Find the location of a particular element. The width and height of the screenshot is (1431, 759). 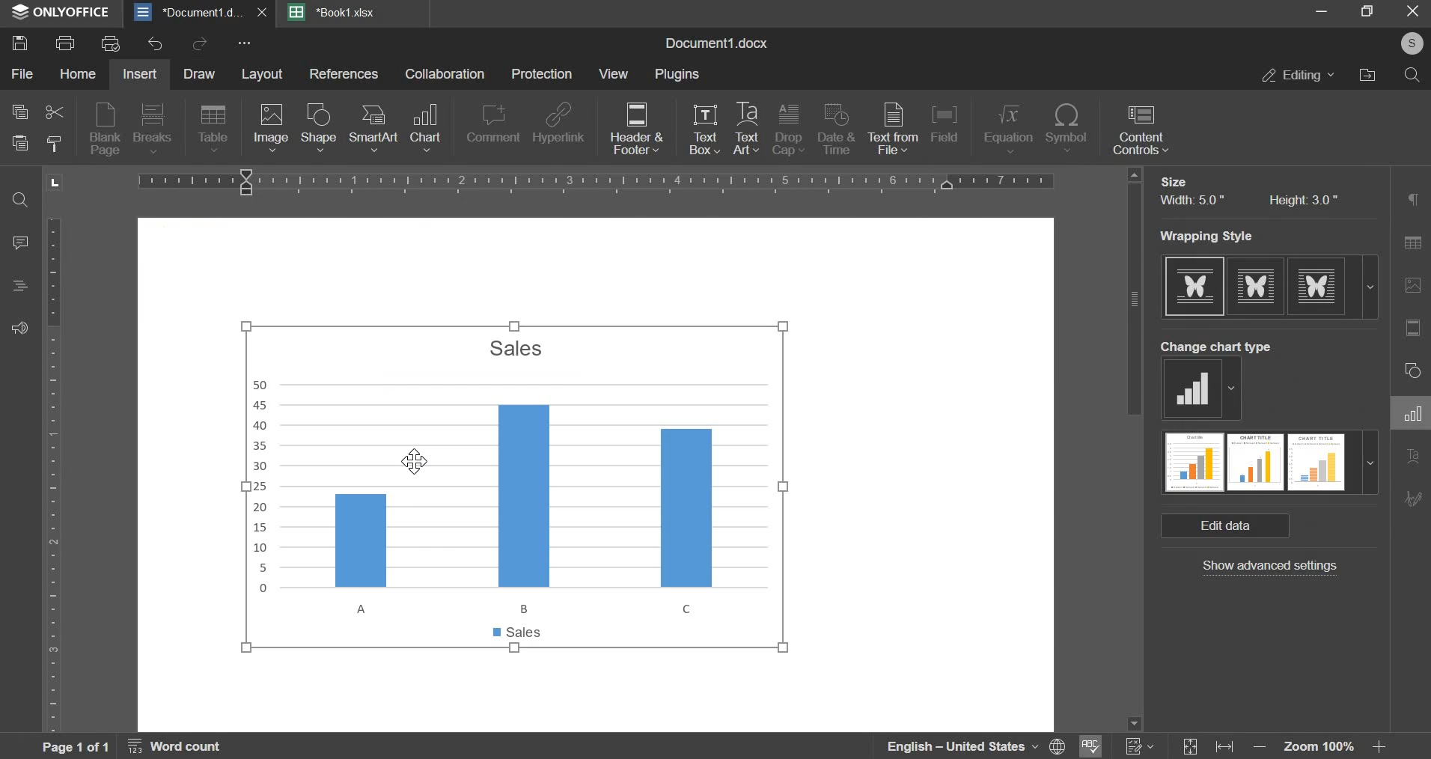

collaboration is located at coordinates (445, 75).